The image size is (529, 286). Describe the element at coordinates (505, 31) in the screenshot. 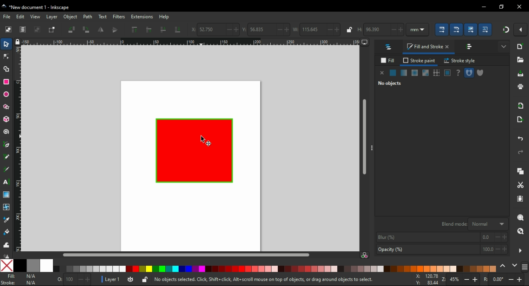

I see `snap` at that location.